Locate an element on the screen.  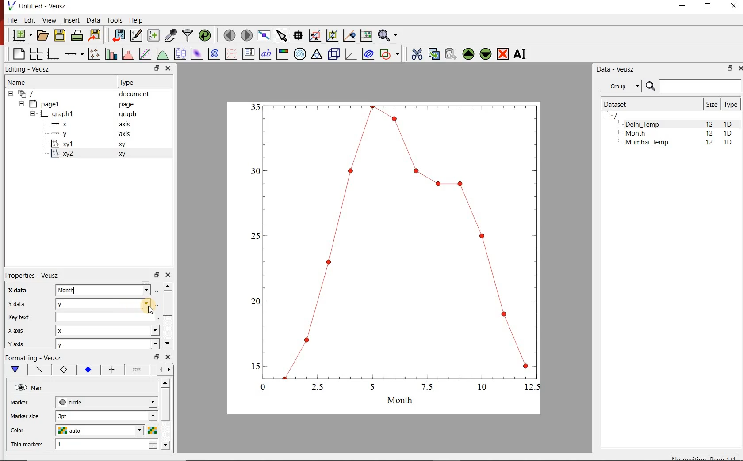
MINIMIZE is located at coordinates (683, 6).